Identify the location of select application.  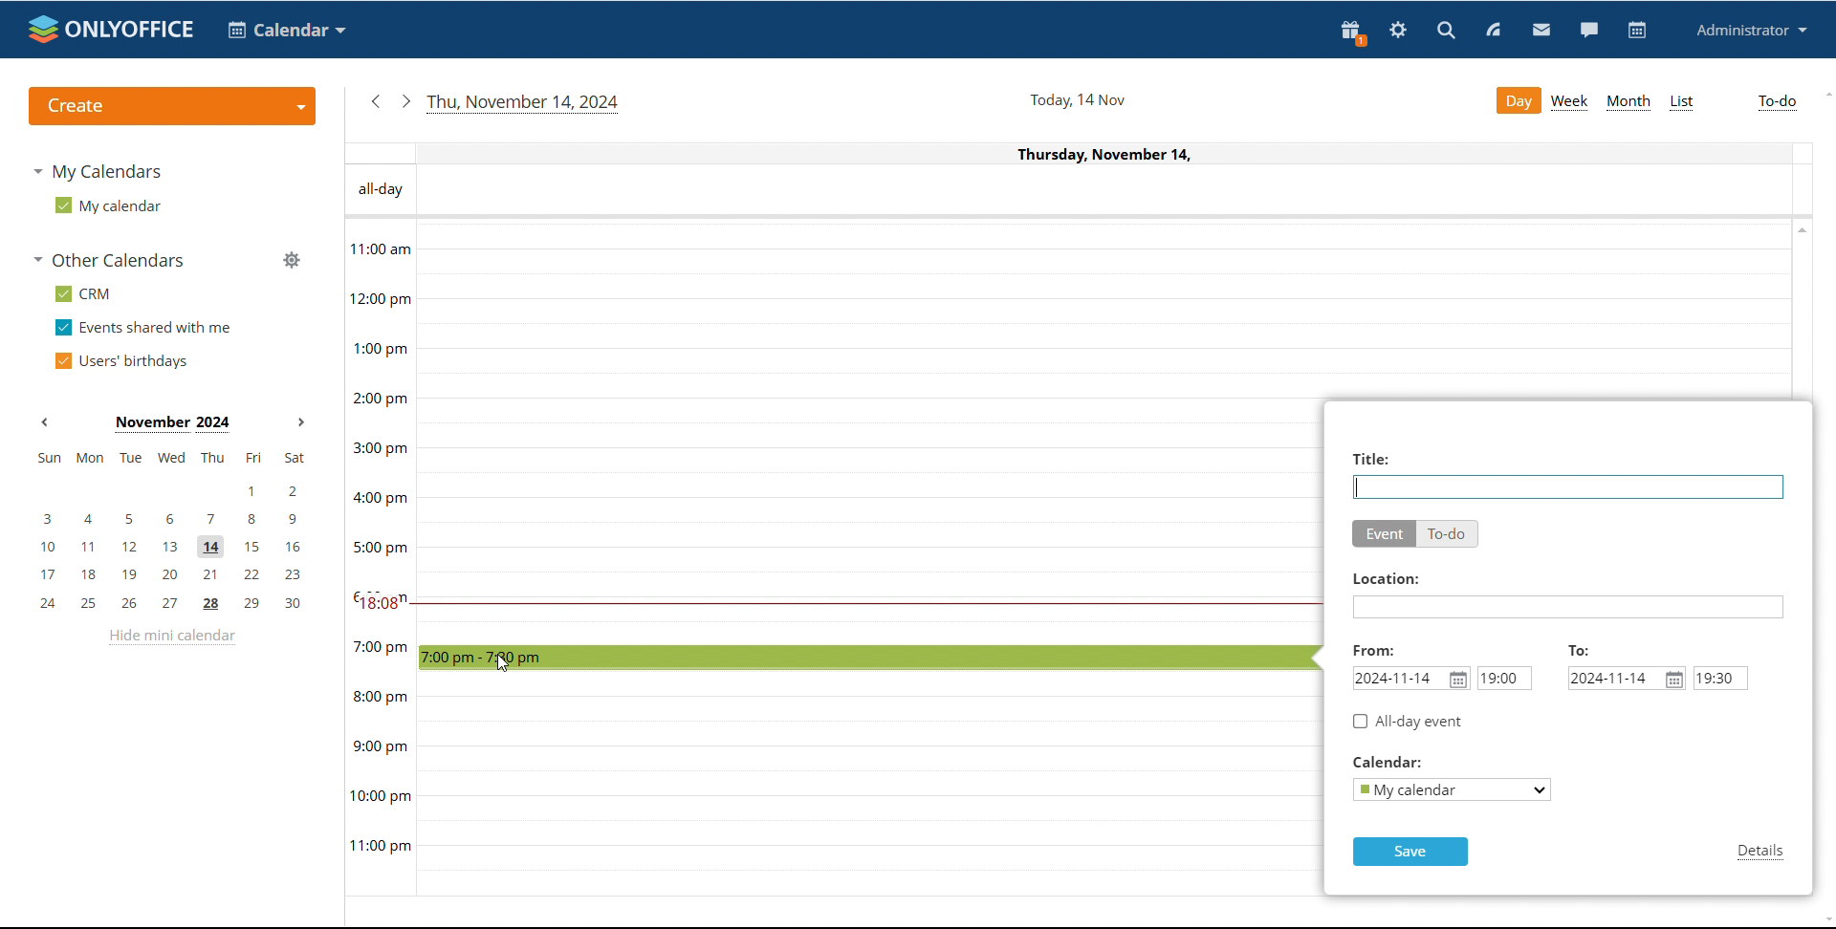
(287, 31).